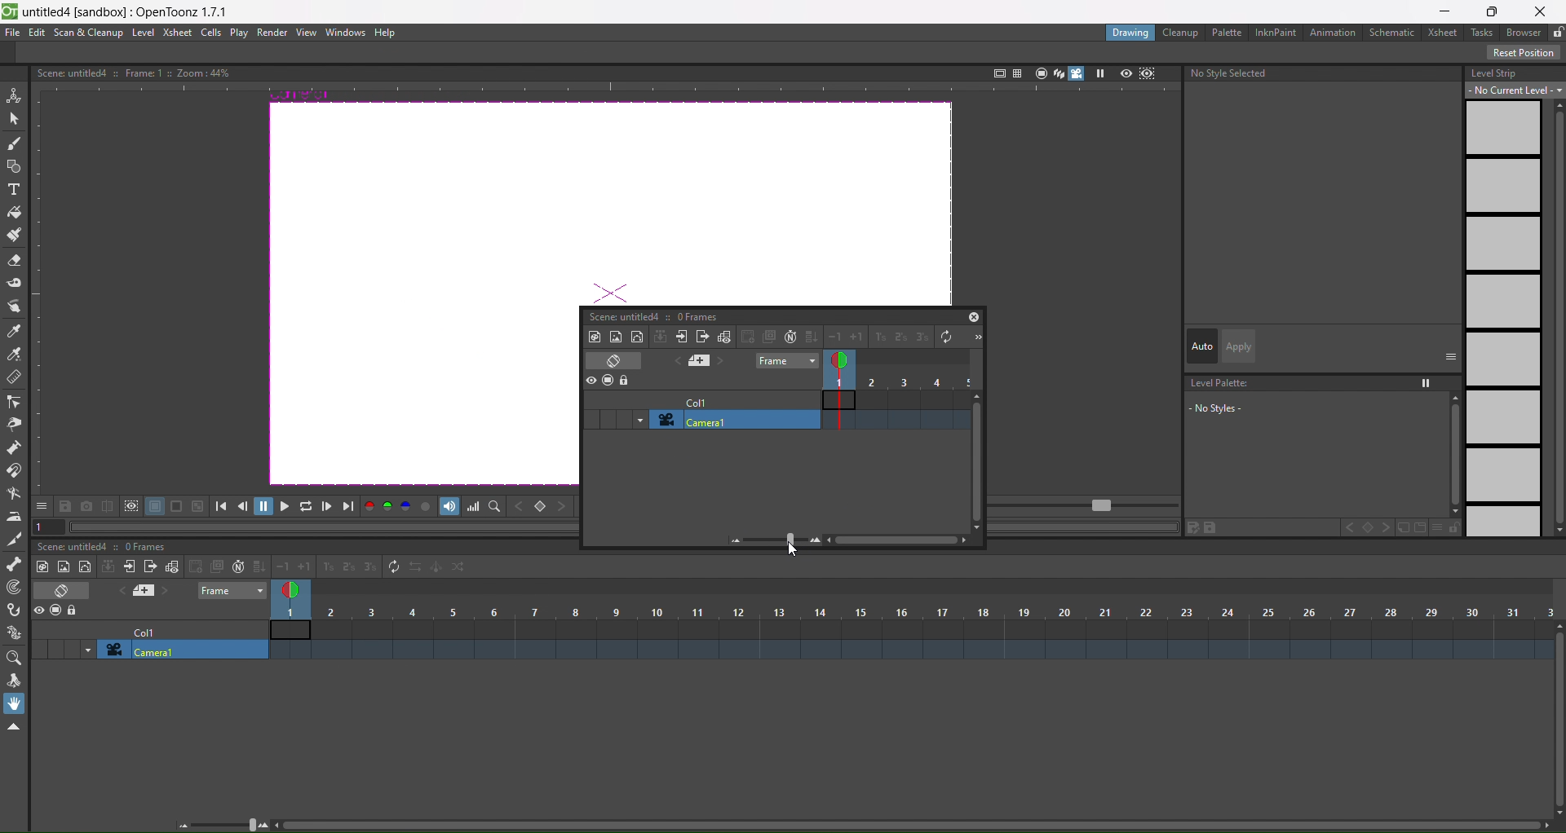 The width and height of the screenshot is (1566, 833). Describe the element at coordinates (296, 588) in the screenshot. I see `double click to toggle onion skin` at that location.